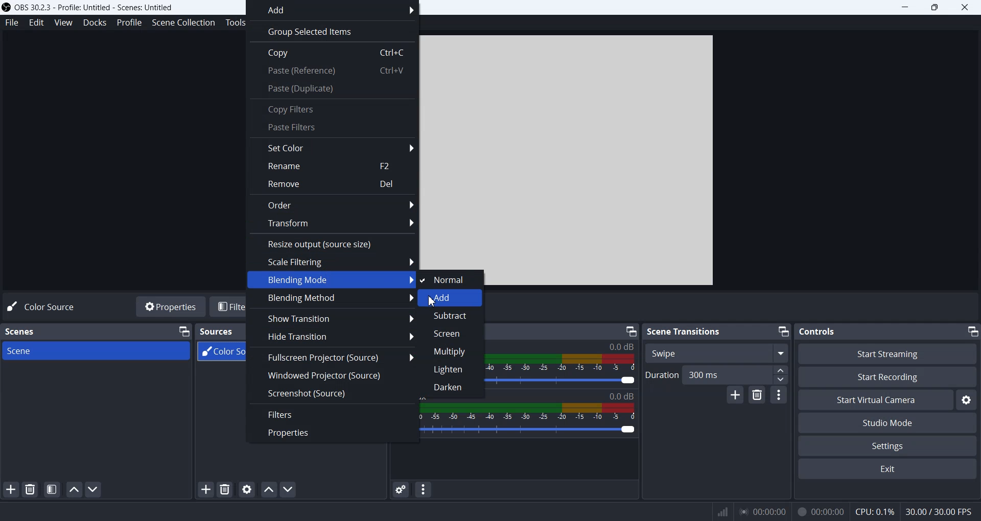  I want to click on Start Streaming, so click(887, 353).